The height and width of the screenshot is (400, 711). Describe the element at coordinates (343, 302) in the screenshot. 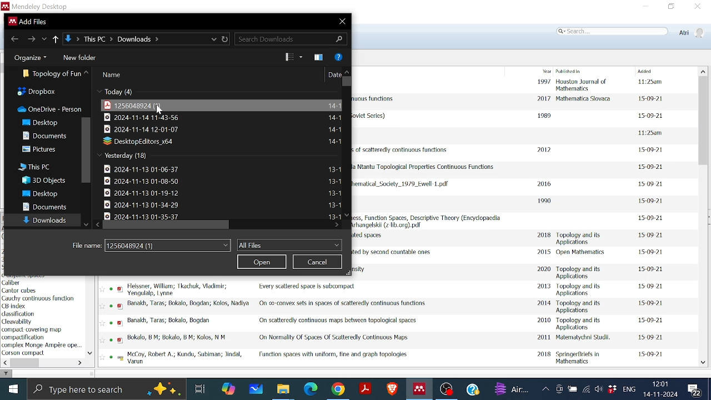

I see `Title` at that location.